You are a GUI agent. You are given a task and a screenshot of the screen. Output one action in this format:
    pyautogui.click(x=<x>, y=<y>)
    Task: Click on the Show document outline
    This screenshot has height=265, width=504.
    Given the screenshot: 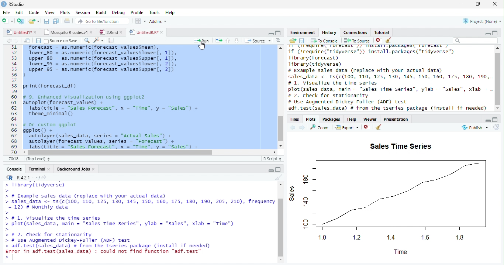 What is the action you would take?
    pyautogui.click(x=278, y=41)
    